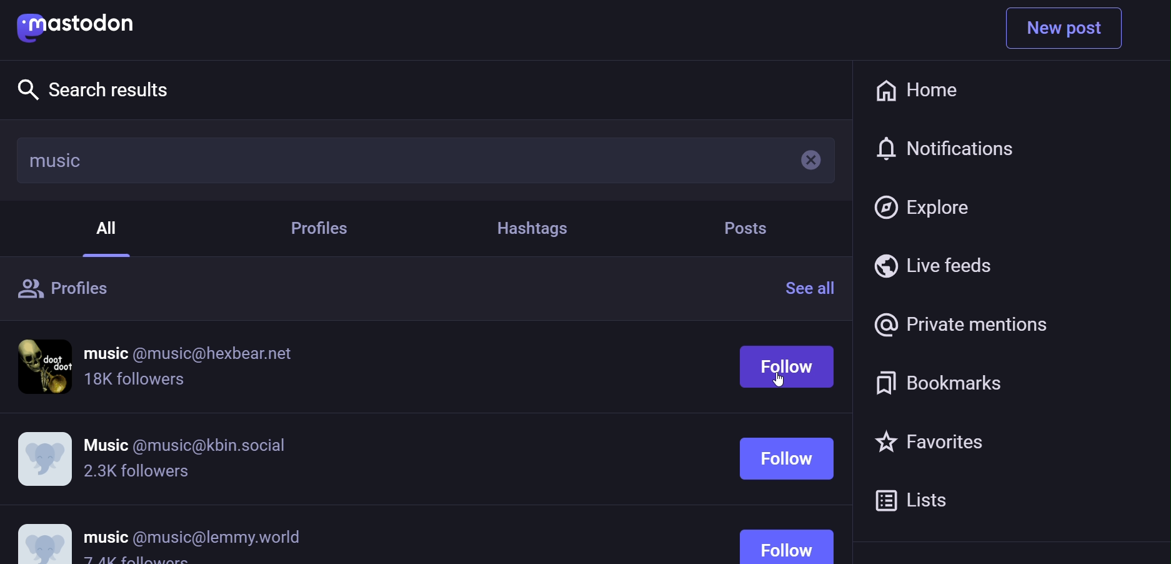  Describe the element at coordinates (193, 536) in the screenshot. I see `name` at that location.